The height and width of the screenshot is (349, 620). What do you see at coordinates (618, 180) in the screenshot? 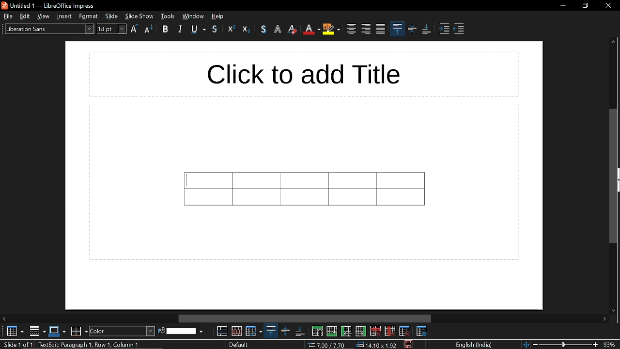
I see `expand sidebar` at bounding box center [618, 180].